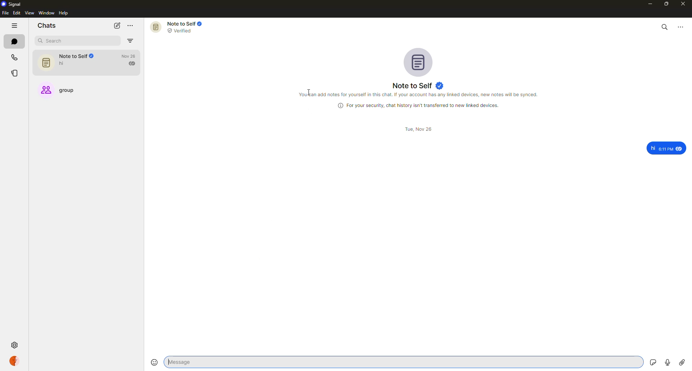  I want to click on search, so click(665, 27).